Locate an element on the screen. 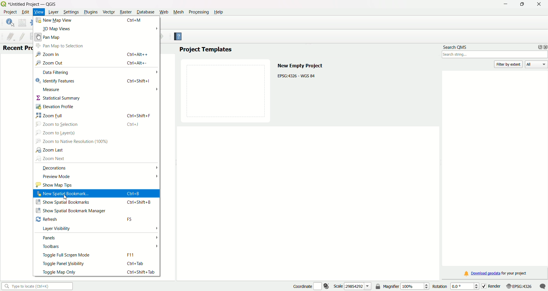 The height and width of the screenshot is (291, 548). arrow is located at coordinates (156, 237).